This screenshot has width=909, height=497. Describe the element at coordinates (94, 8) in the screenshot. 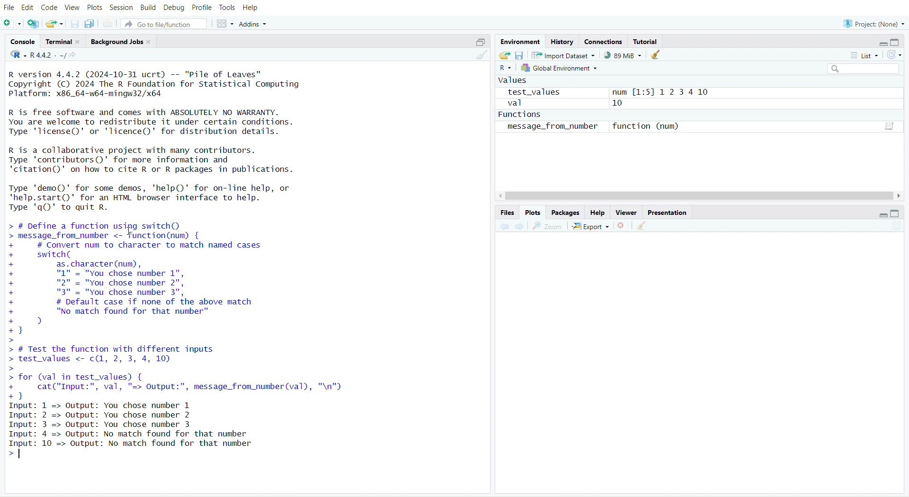

I see `Plots` at that location.